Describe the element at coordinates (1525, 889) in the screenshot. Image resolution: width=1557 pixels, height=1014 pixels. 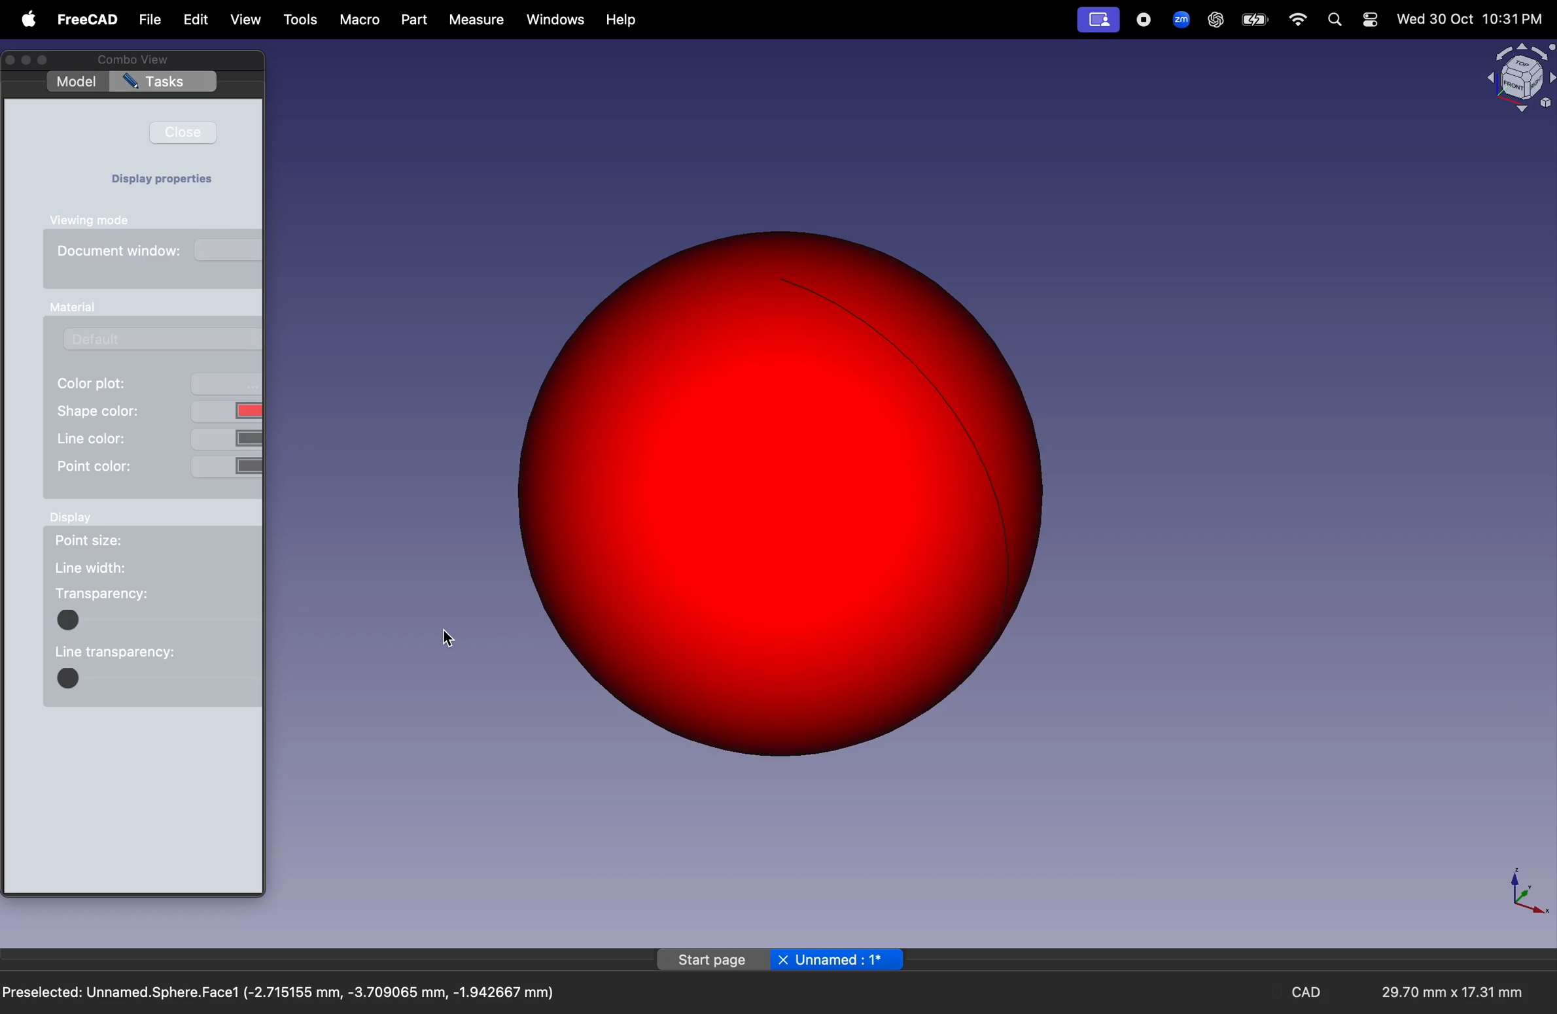
I see `axis` at that location.